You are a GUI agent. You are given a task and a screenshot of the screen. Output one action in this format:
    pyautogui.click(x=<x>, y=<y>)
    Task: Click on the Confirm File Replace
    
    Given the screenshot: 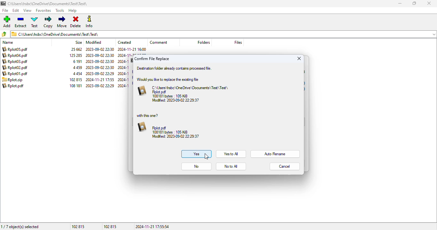 What is the action you would take?
    pyautogui.click(x=154, y=58)
    